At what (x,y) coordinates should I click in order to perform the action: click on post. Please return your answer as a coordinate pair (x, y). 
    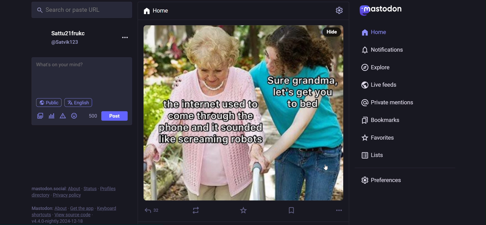
    Looking at the image, I should click on (116, 116).